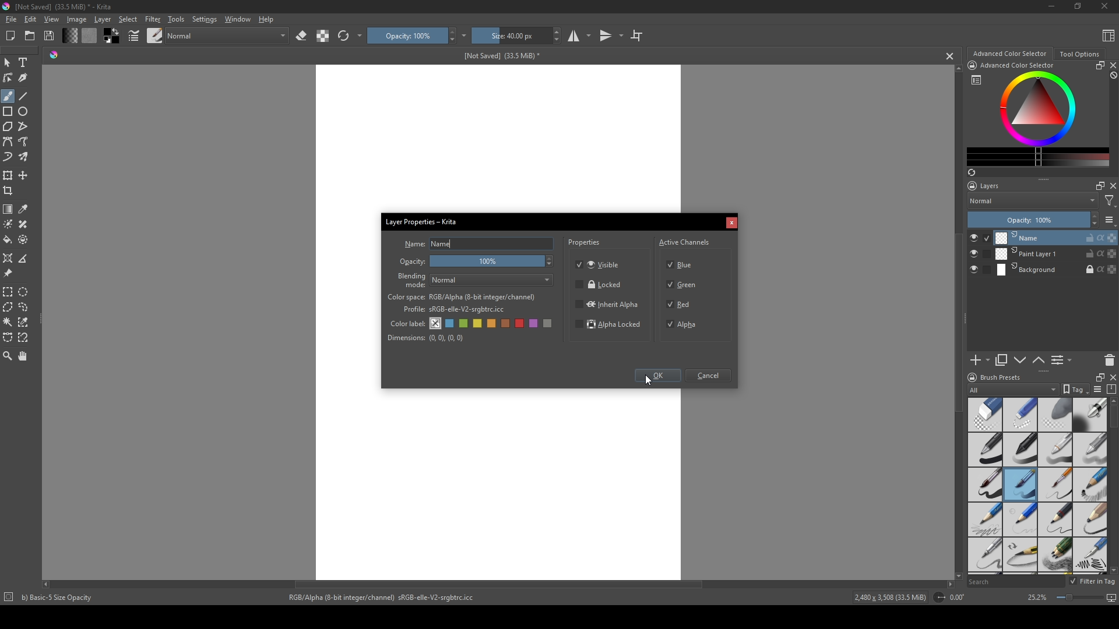 The image size is (1119, 629). What do you see at coordinates (1076, 7) in the screenshot?
I see `resize` at bounding box center [1076, 7].